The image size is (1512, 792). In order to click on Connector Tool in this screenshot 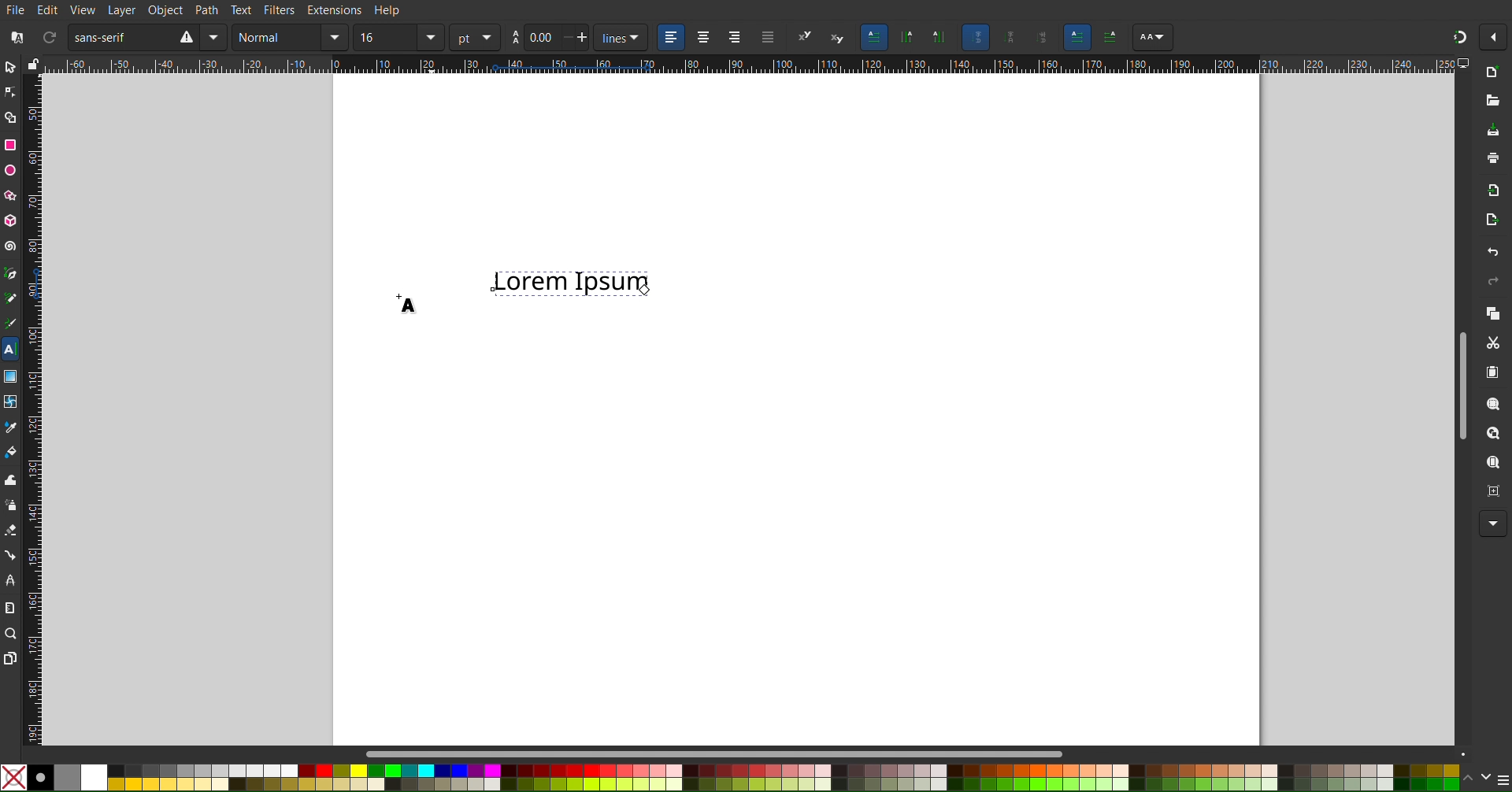, I will do `click(9, 555)`.